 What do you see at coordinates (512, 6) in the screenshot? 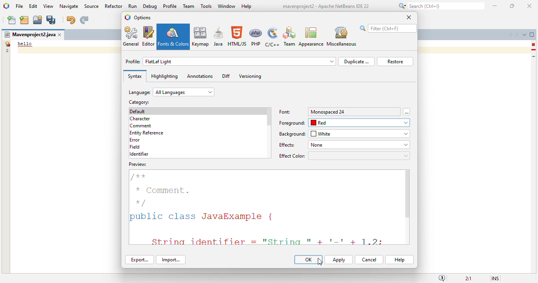
I see `maximize` at bounding box center [512, 6].